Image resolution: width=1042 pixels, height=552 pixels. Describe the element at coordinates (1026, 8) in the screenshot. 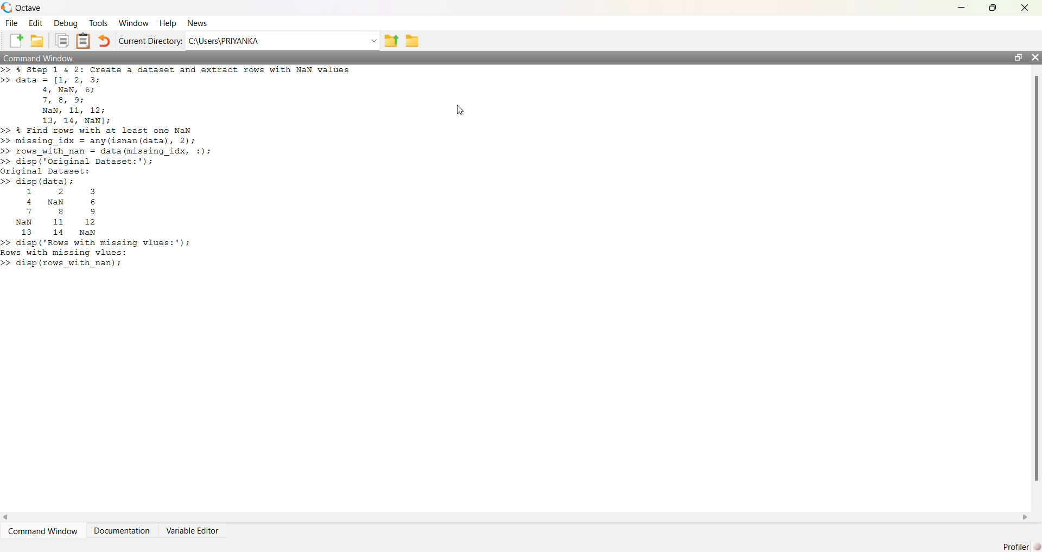

I see `close` at that location.